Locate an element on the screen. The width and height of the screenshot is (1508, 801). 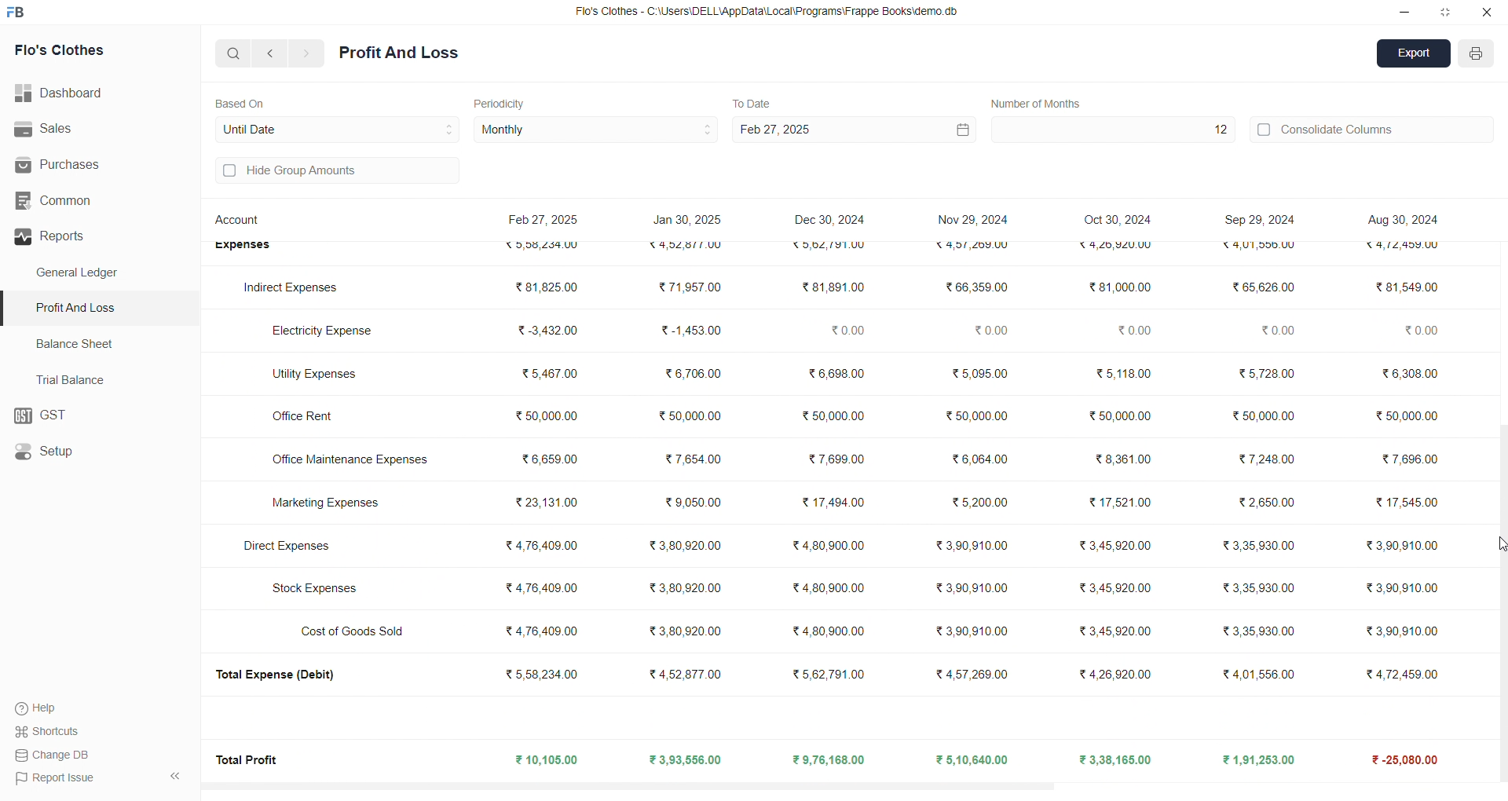
38154900 is located at coordinates (1406, 287).